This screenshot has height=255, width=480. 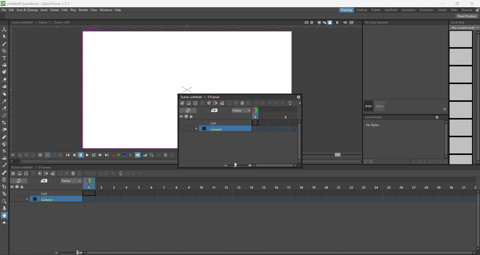 I want to click on safe area, so click(x=306, y=22).